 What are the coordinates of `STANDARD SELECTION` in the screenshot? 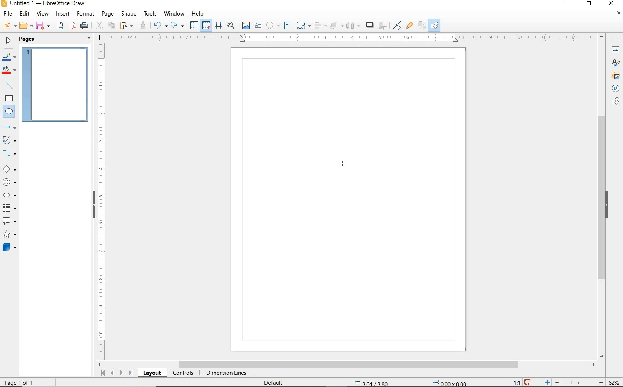 It's located at (411, 381).